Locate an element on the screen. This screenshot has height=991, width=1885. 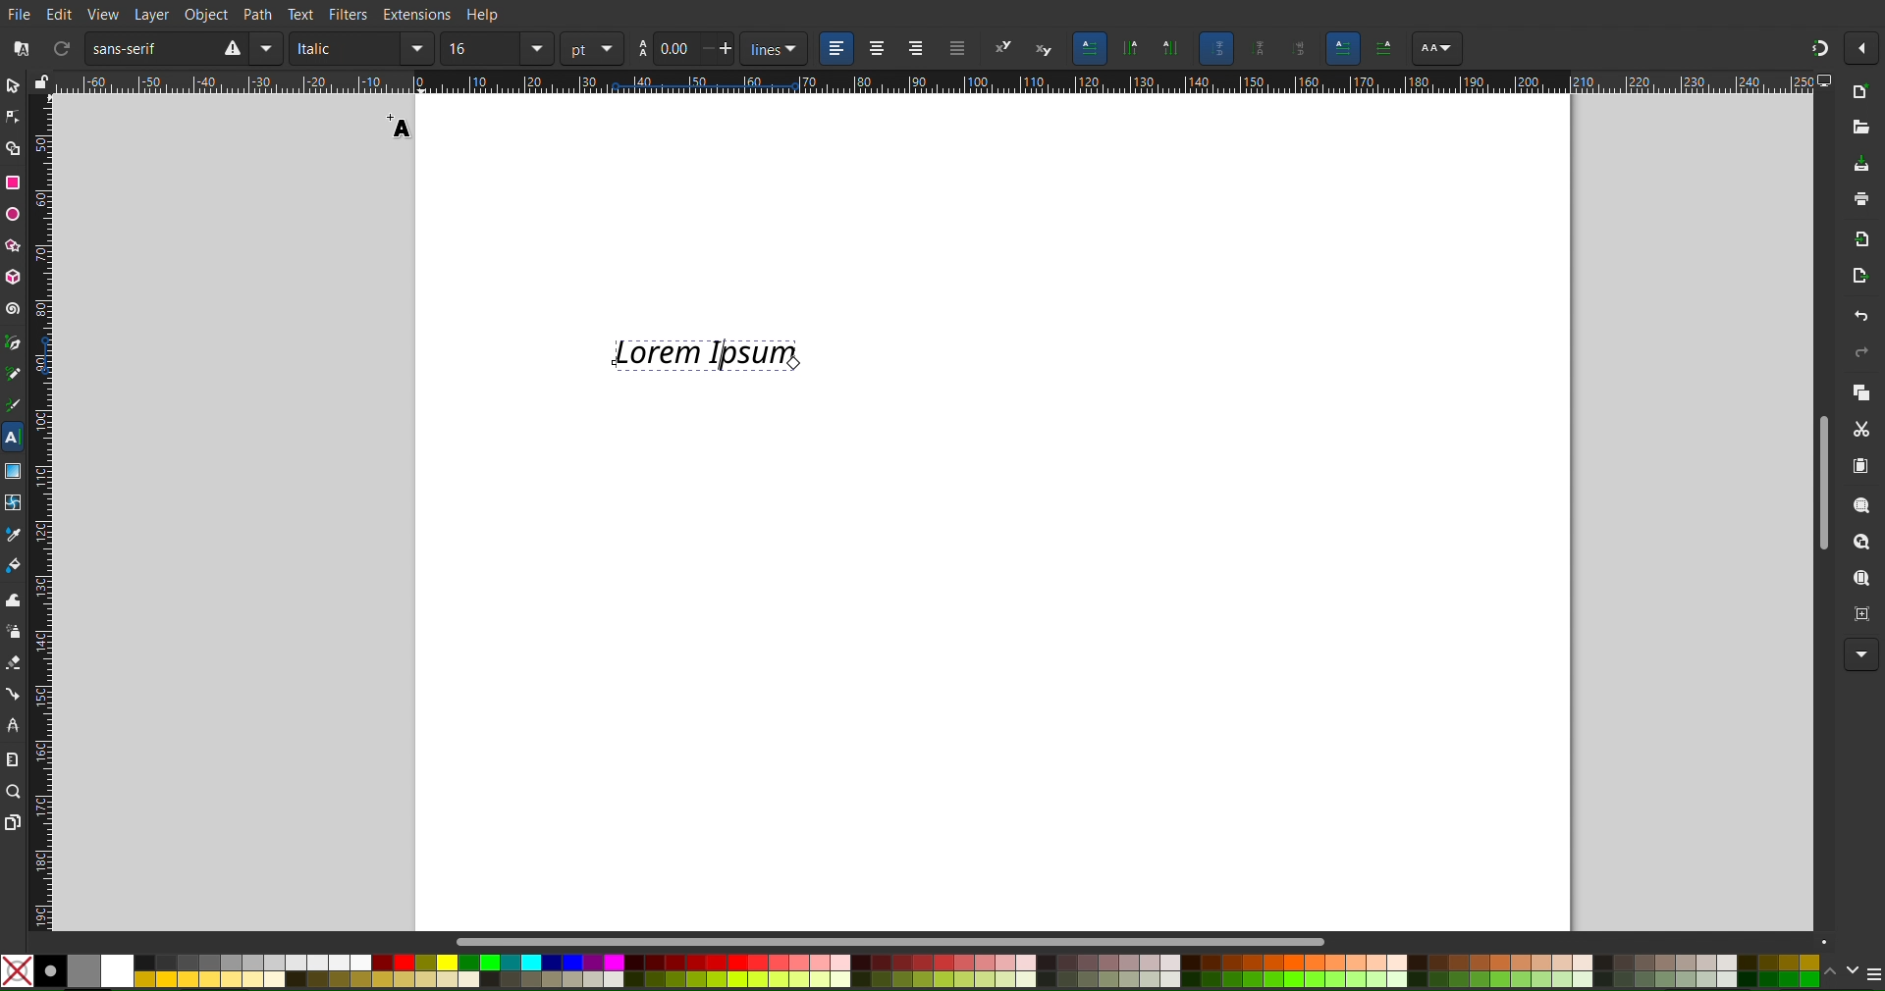
Colors is located at coordinates (912, 969).